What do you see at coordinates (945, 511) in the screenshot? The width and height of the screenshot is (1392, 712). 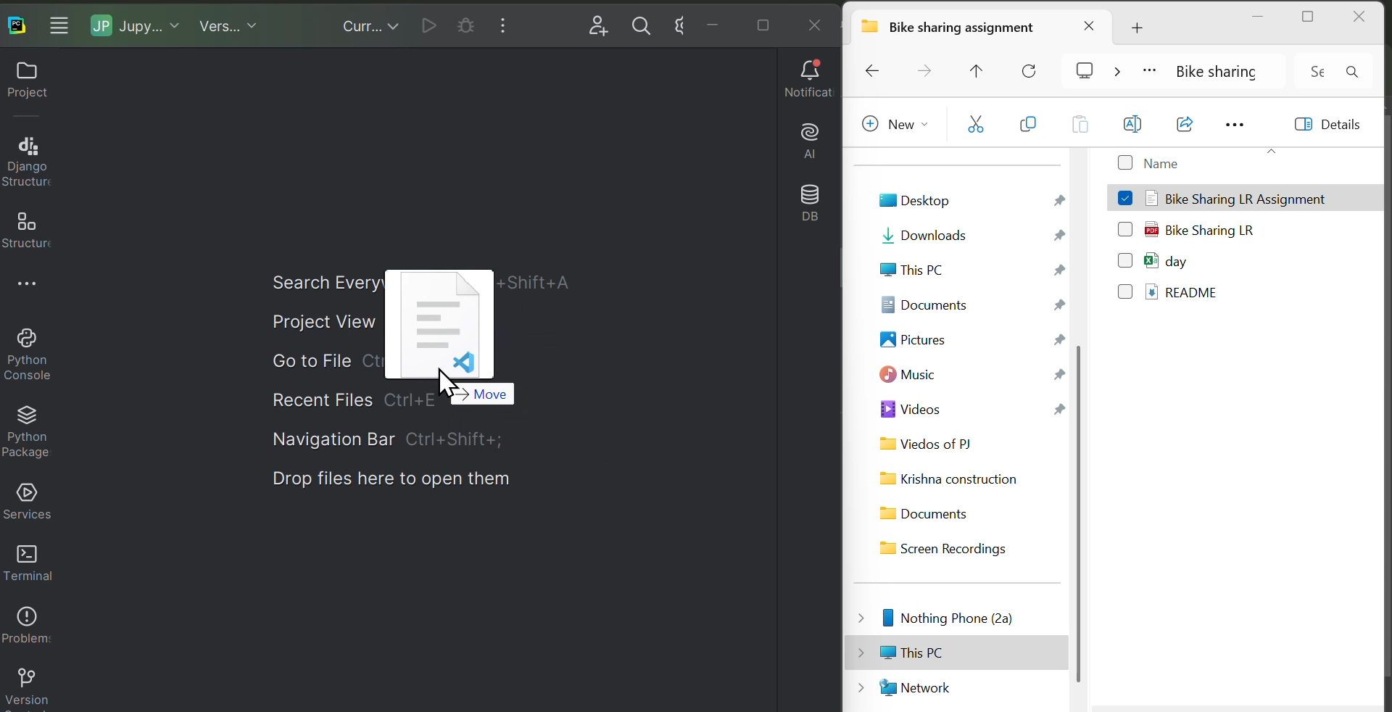 I see `Documents` at bounding box center [945, 511].